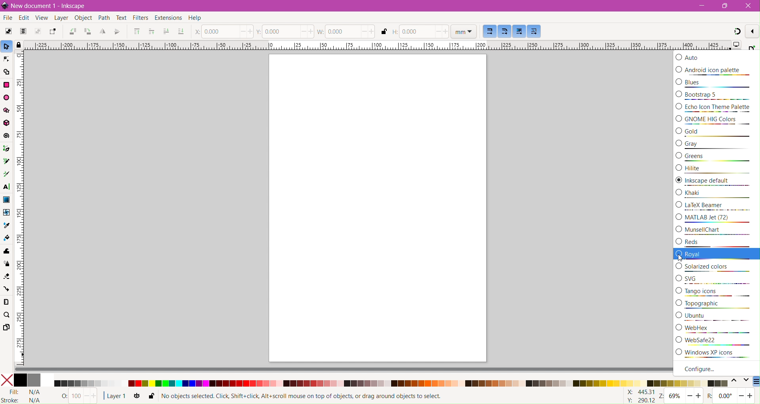  Describe the element at coordinates (82, 19) in the screenshot. I see `Object` at that location.